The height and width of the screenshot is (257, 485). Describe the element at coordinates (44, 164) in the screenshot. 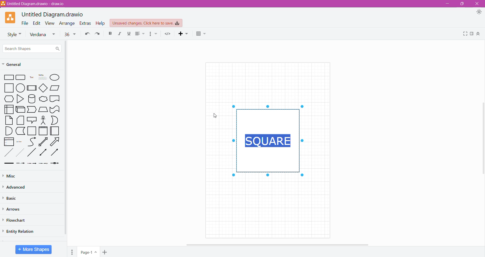

I see `Dotted Arrow` at that location.